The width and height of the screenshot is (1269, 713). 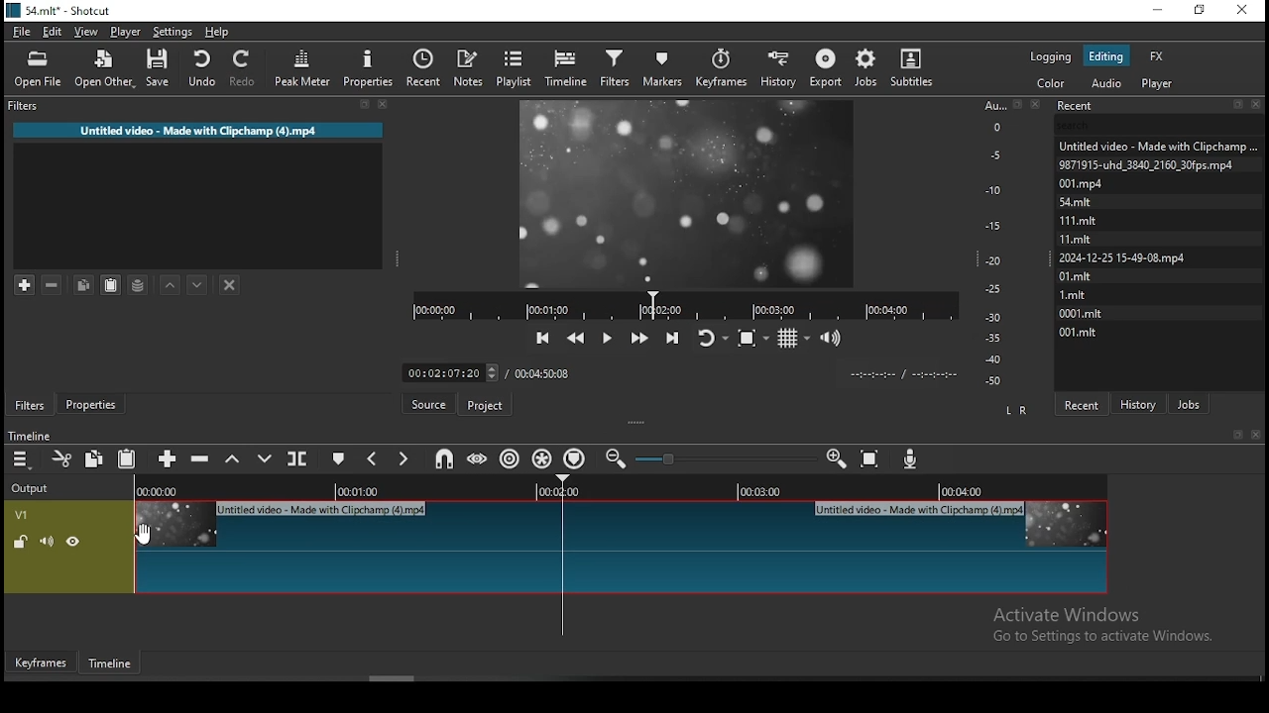 I want to click on volume control, so click(x=833, y=339).